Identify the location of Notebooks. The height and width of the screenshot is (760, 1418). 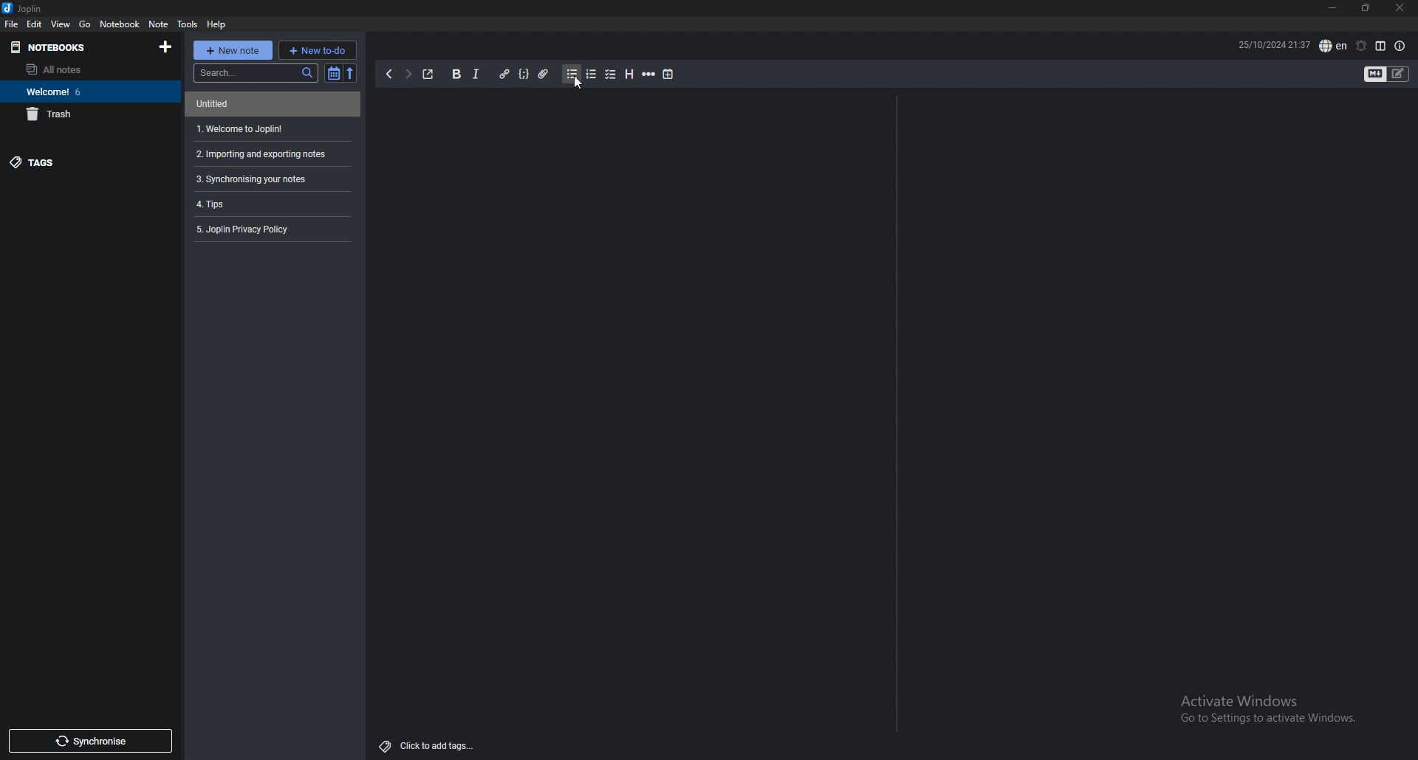
(45, 44).